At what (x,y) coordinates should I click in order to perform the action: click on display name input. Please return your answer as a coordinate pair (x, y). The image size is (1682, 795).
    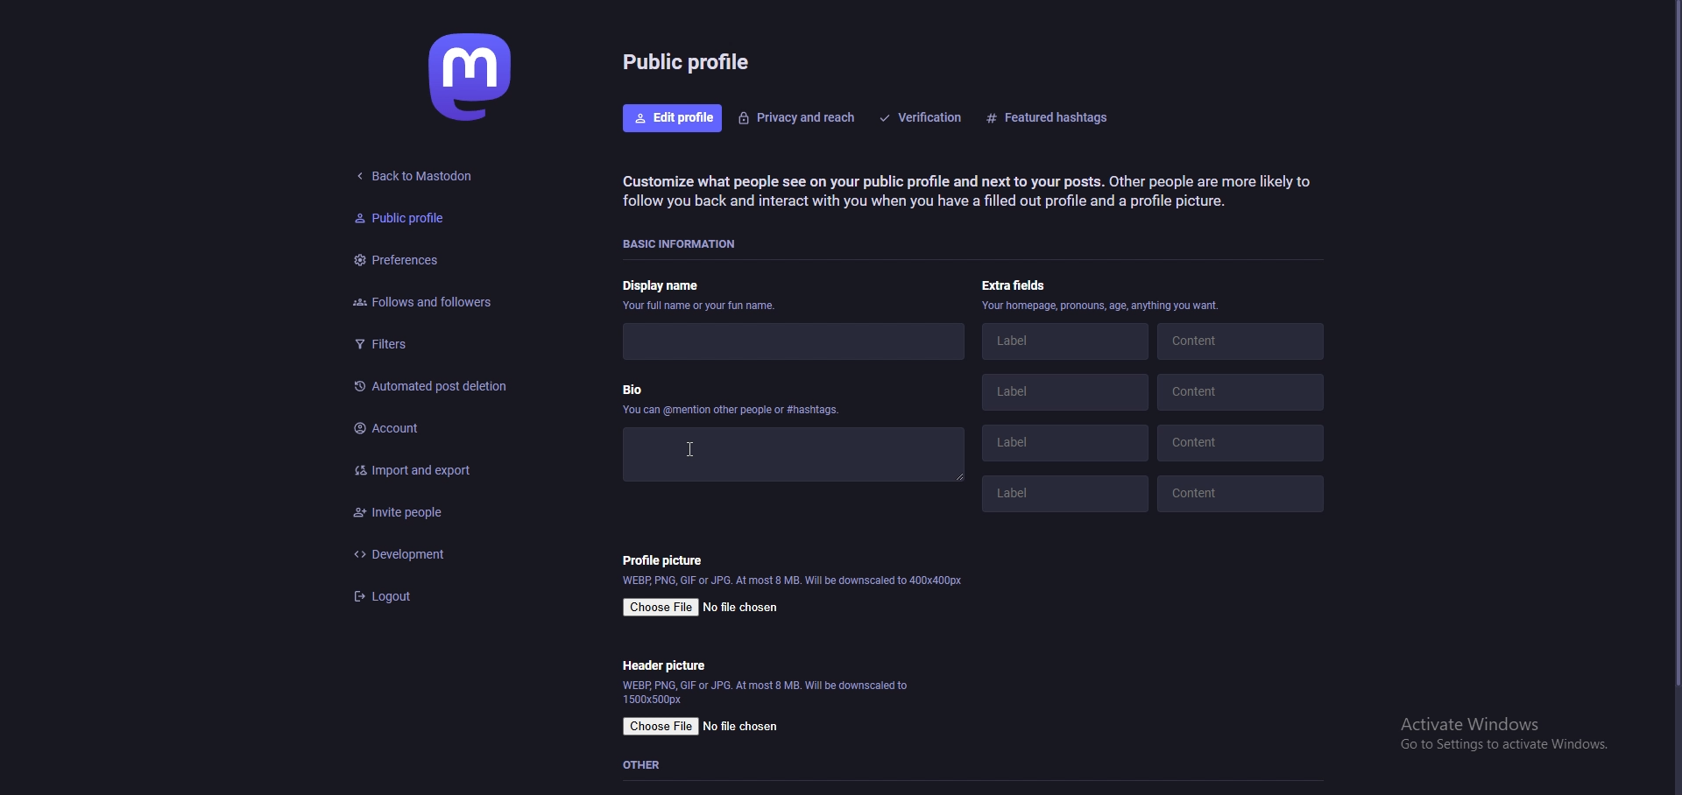
    Looking at the image, I should click on (790, 342).